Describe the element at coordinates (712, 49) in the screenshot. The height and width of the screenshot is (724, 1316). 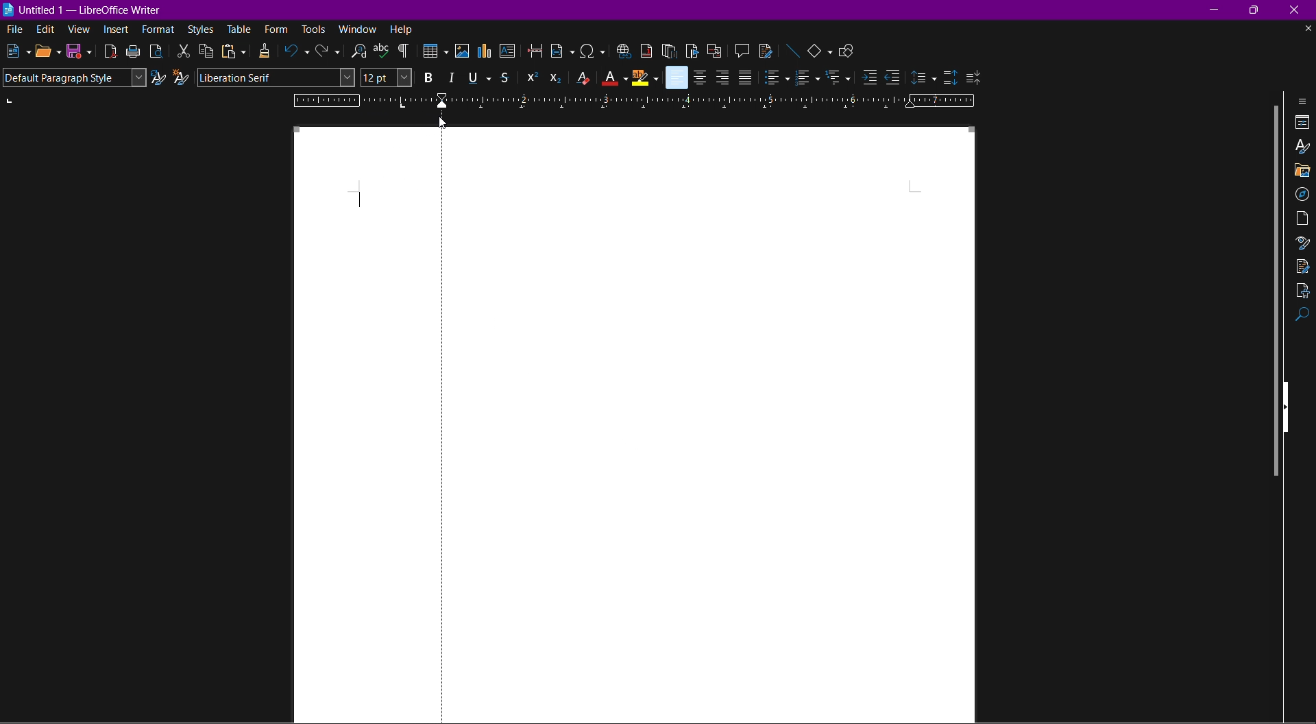
I see `Insert Cross-Reference` at that location.